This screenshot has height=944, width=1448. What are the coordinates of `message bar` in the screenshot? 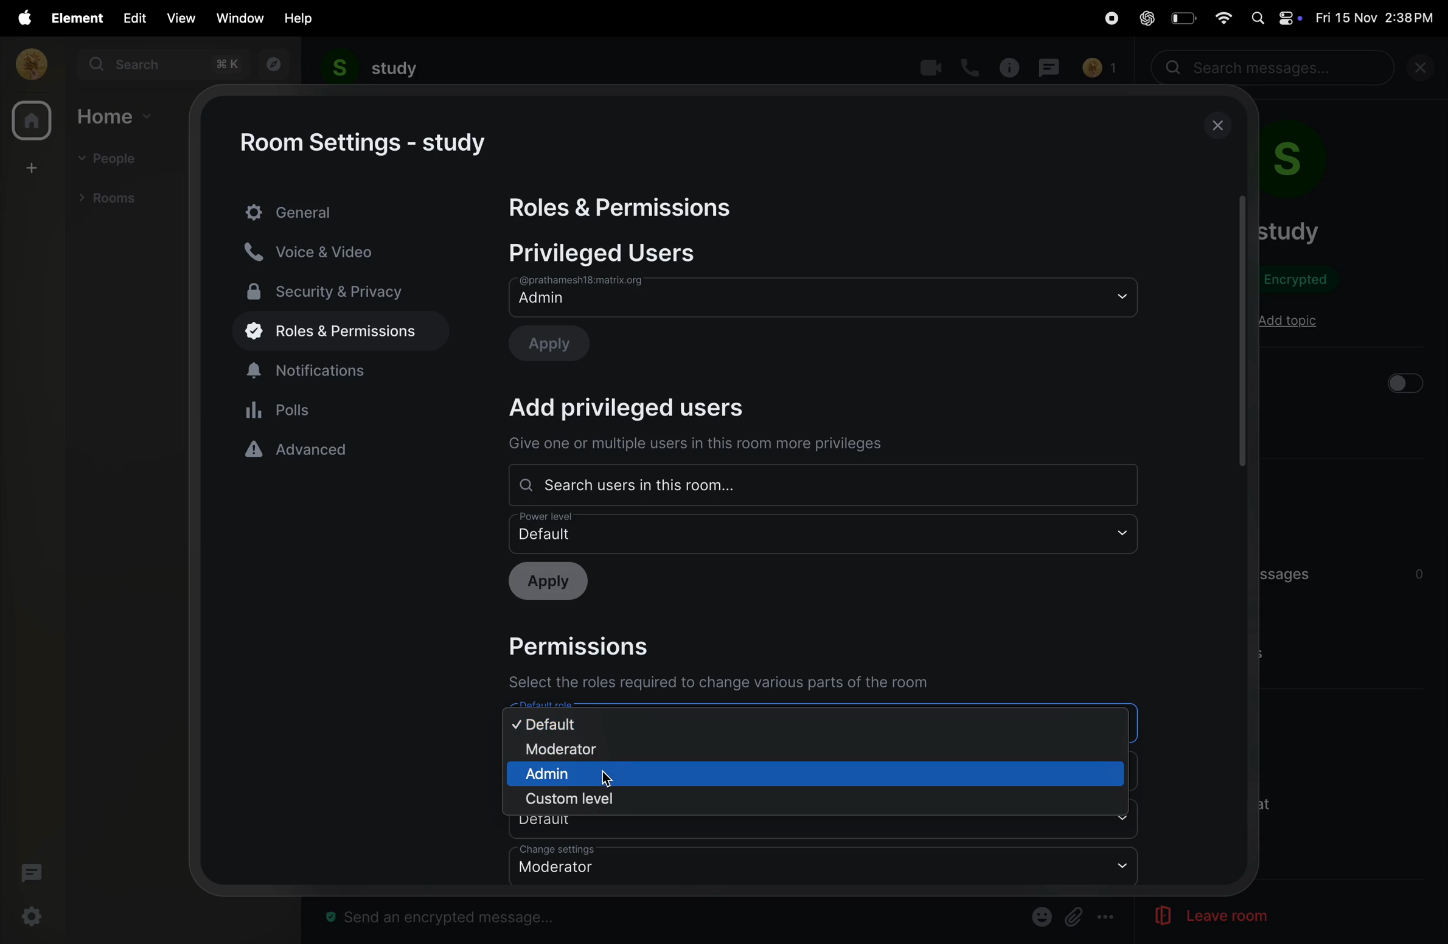 It's located at (447, 918).